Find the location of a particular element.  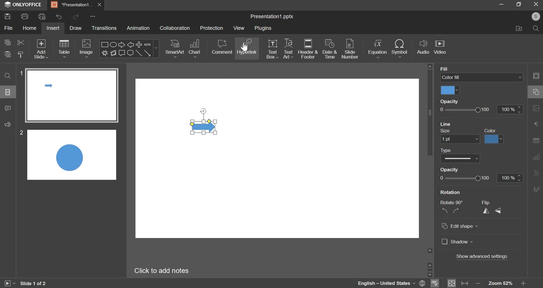

increase zoom is located at coordinates (523, 283).